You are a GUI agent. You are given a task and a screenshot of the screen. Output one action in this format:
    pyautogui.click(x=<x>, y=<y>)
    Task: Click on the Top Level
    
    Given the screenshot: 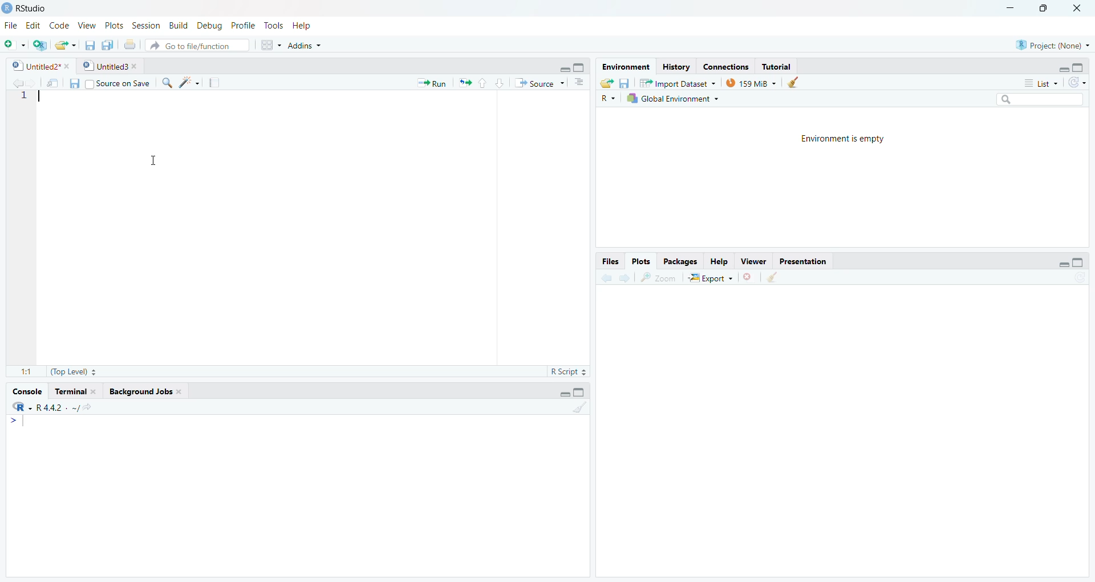 What is the action you would take?
    pyautogui.click(x=74, y=371)
    